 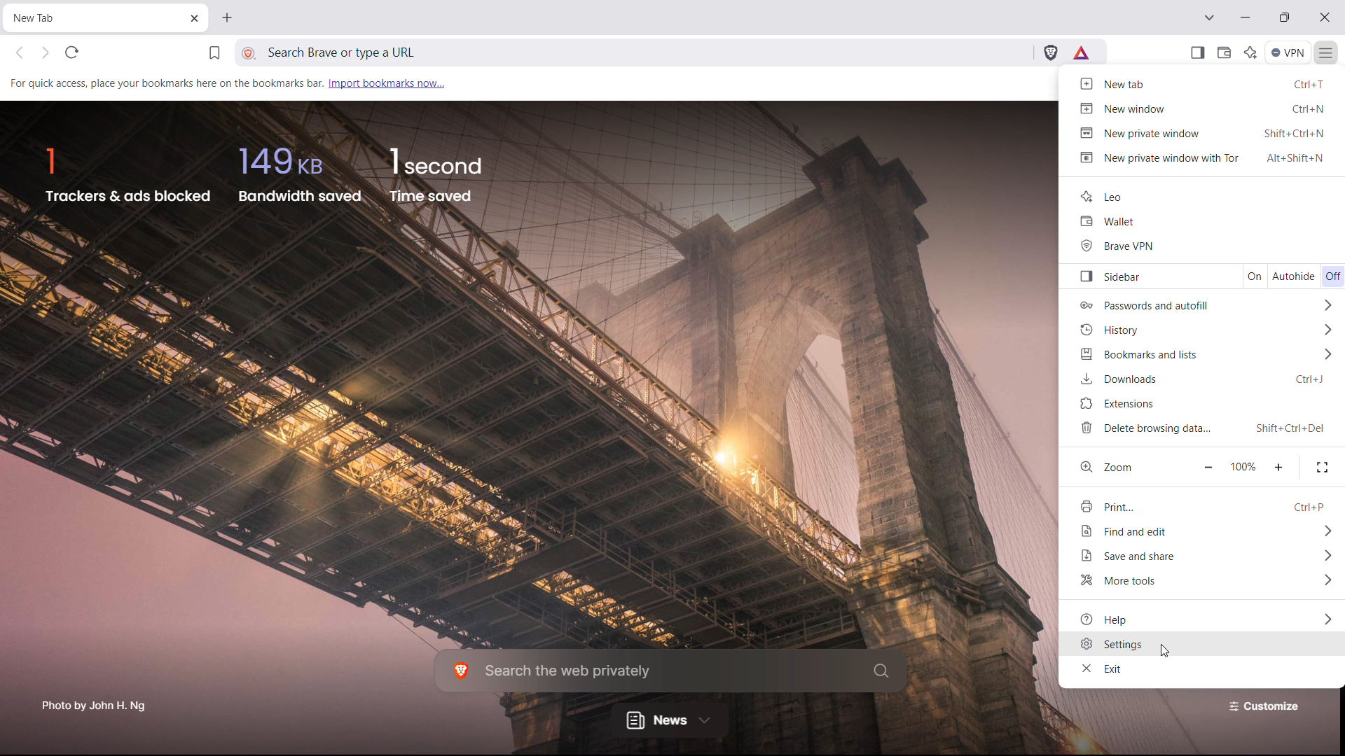 I want to click on Customize, so click(x=1260, y=710).